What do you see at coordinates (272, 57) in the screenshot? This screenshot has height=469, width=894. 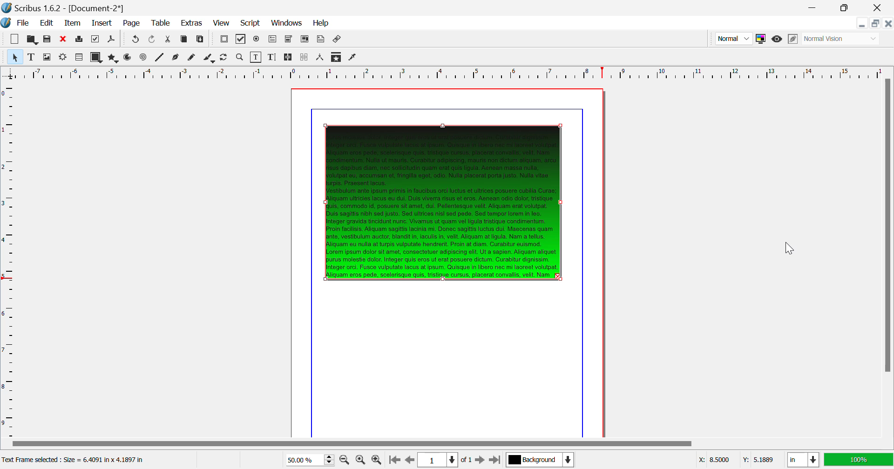 I see `Edit Text with Story Editor` at bounding box center [272, 57].